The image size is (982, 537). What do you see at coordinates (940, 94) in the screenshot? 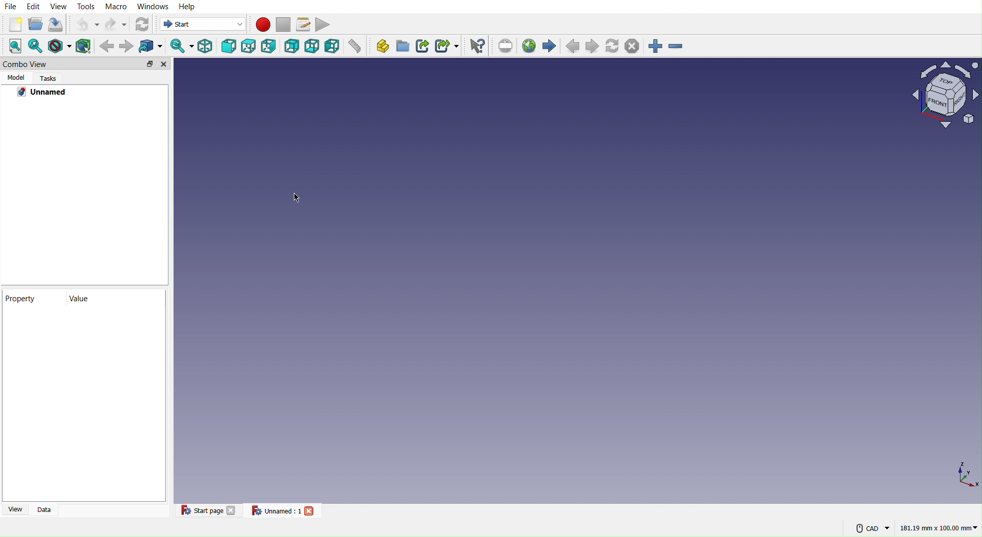
I see `Isometric View` at bounding box center [940, 94].